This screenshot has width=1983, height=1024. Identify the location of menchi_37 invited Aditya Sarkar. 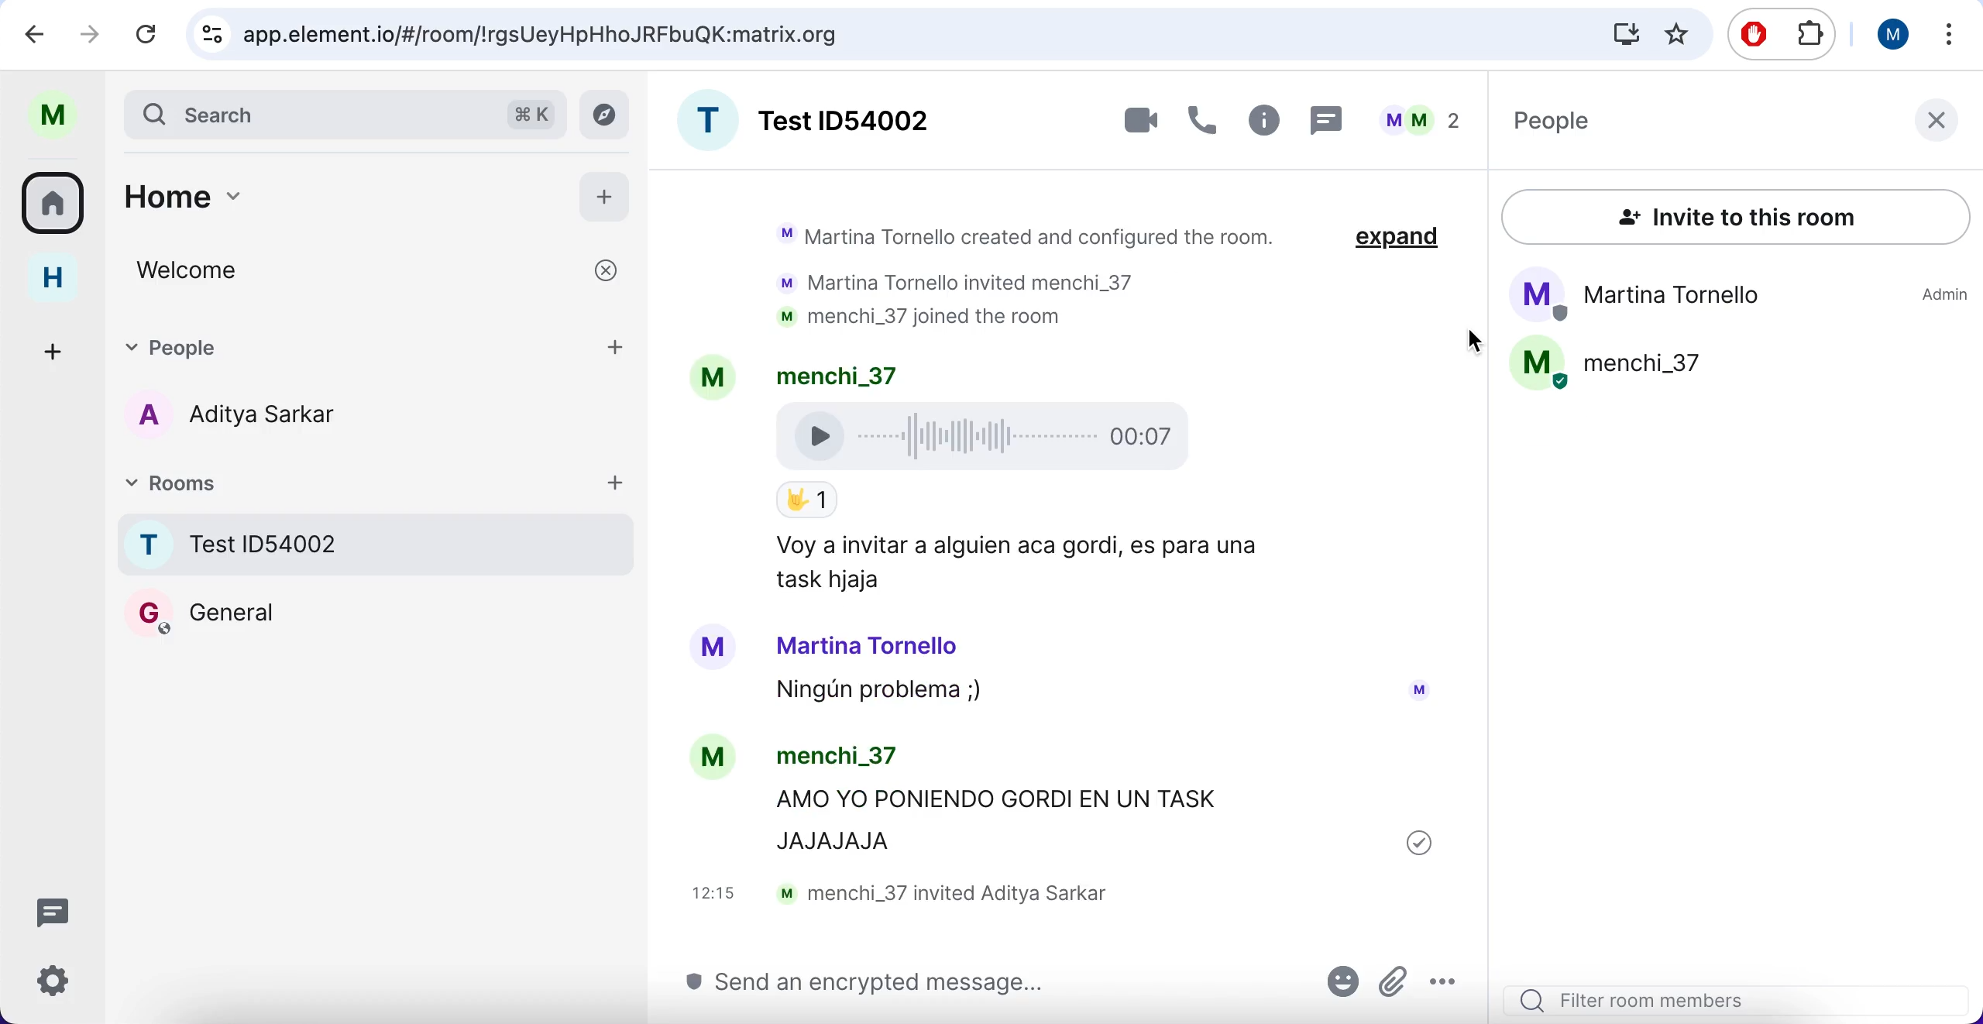
(947, 895).